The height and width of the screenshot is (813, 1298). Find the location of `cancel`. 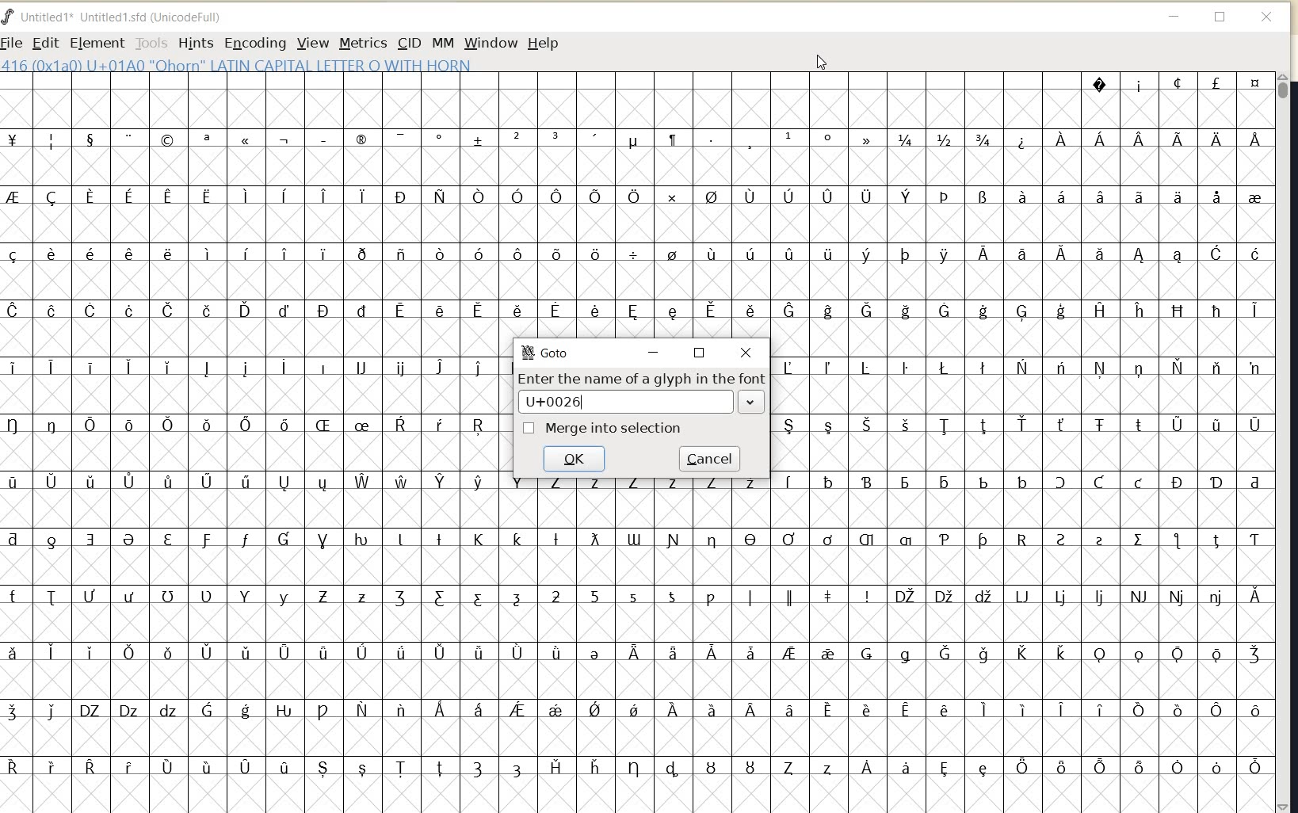

cancel is located at coordinates (709, 457).